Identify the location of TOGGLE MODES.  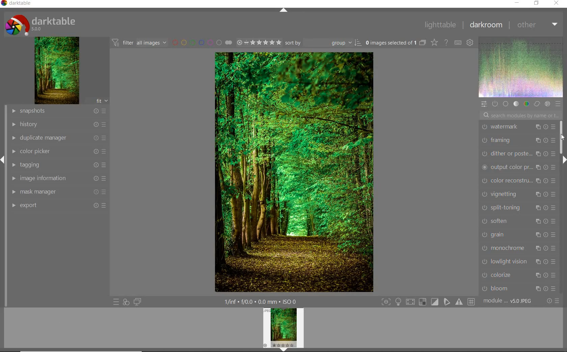
(428, 302).